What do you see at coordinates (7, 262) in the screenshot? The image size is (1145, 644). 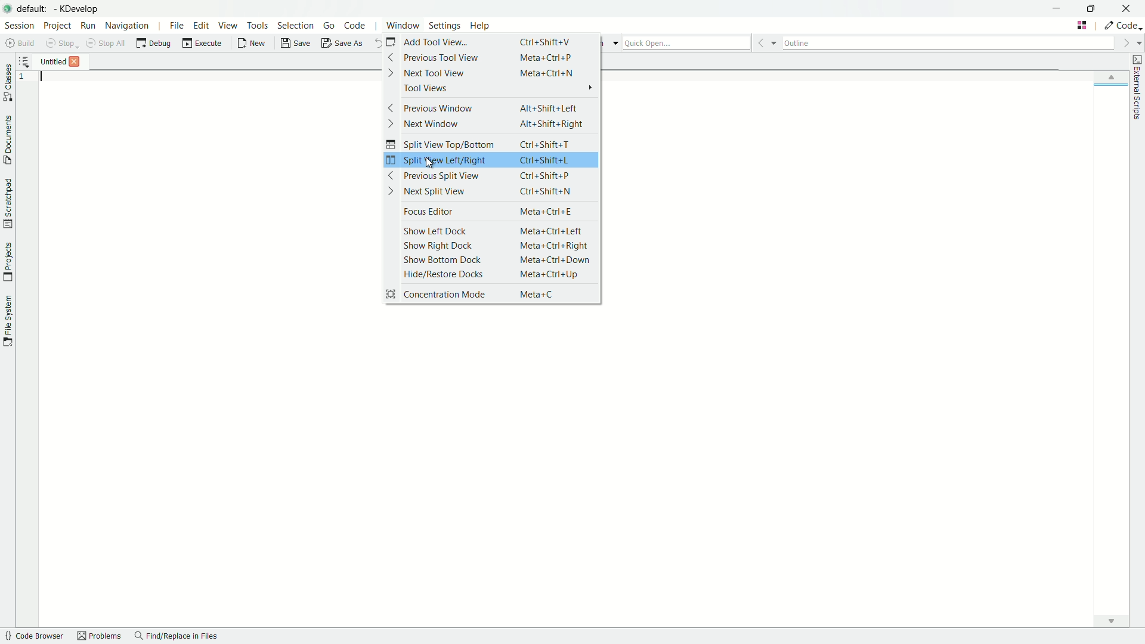 I see `toggle projects` at bounding box center [7, 262].